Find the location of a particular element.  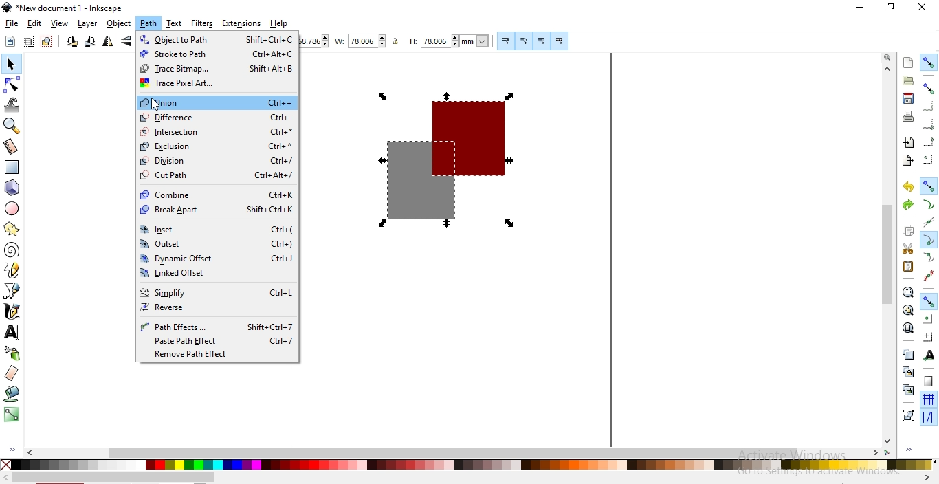

move gradient along with objects is located at coordinates (542, 41).